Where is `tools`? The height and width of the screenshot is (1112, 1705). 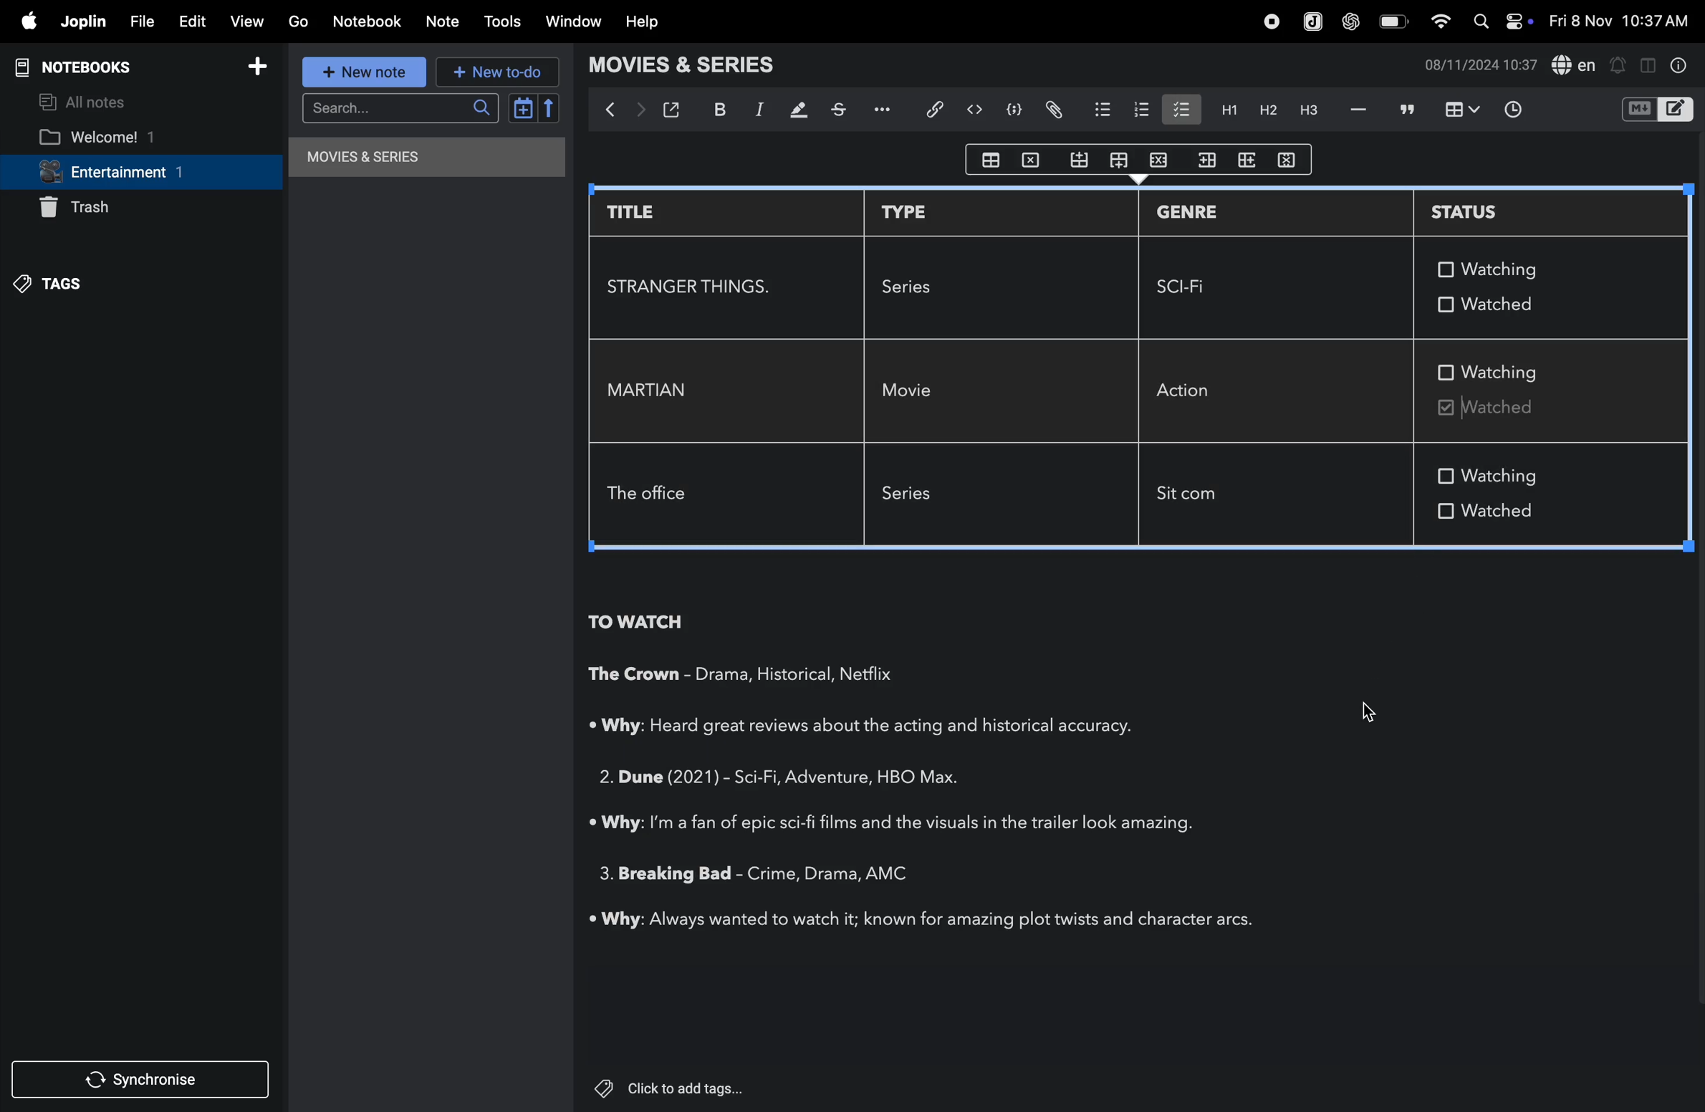 tools is located at coordinates (504, 21).